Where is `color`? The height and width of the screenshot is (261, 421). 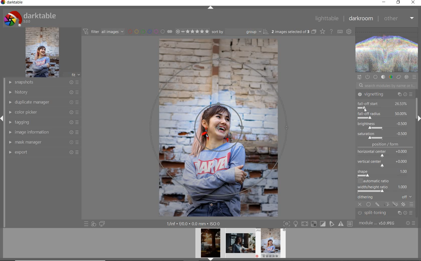 color is located at coordinates (391, 77).